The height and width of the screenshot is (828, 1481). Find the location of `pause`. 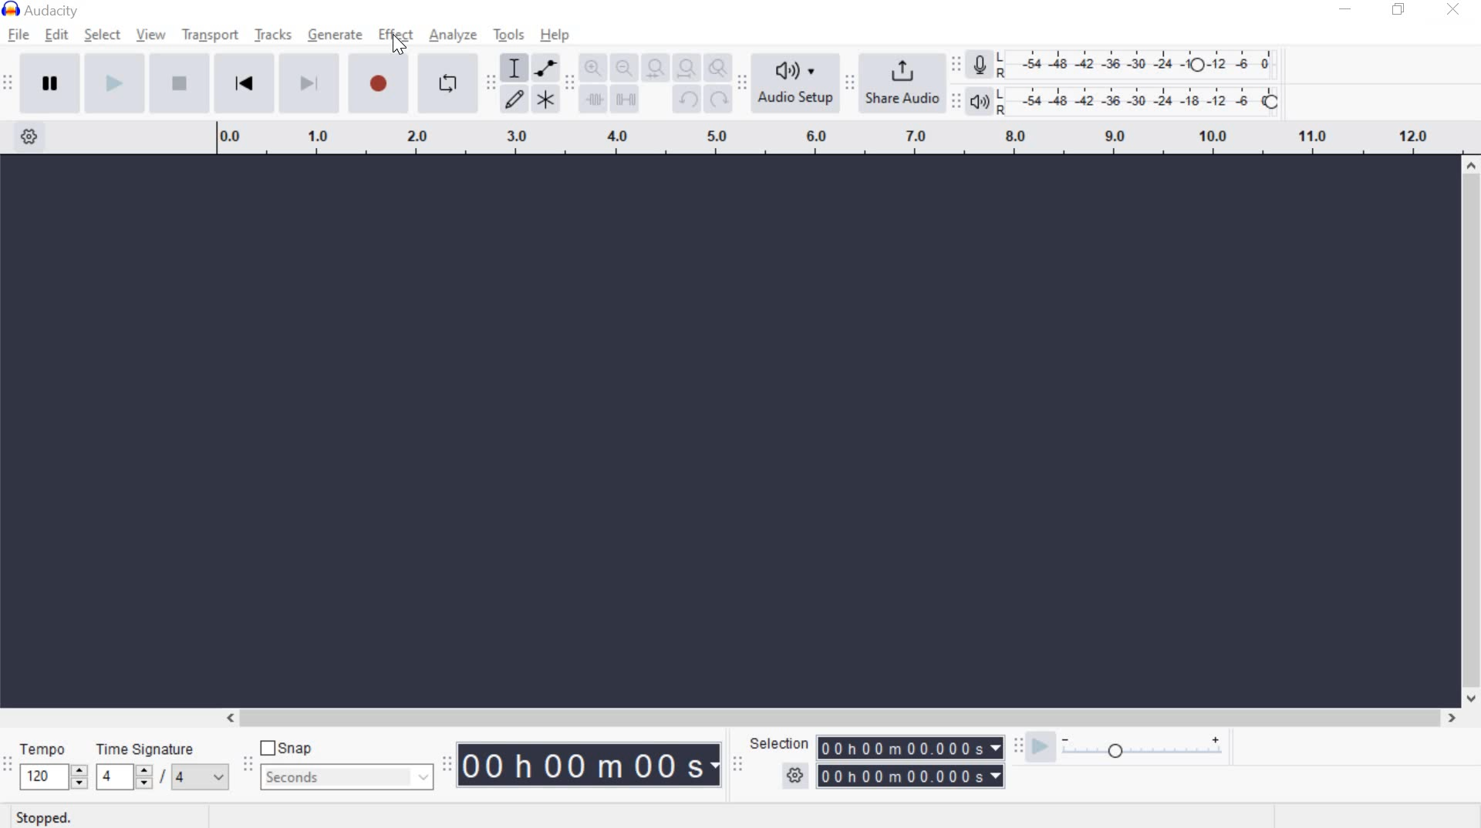

pause is located at coordinates (52, 86).